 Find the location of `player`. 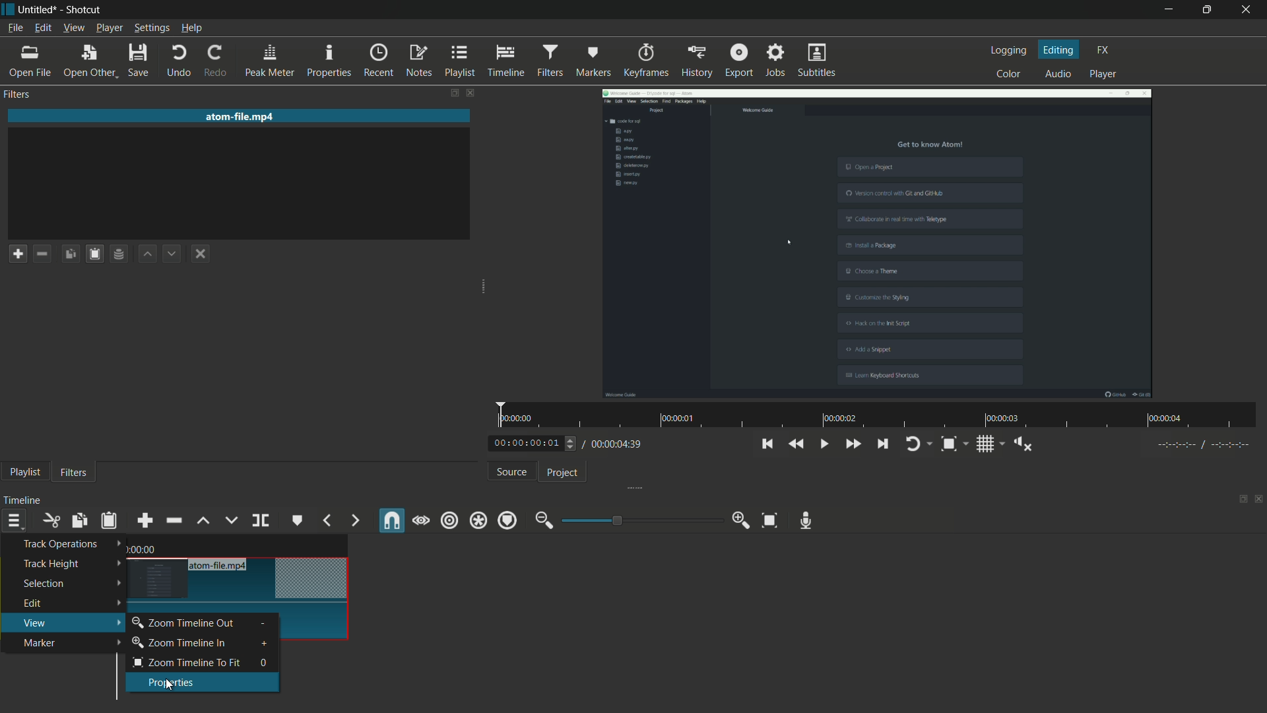

player is located at coordinates (1103, 74).